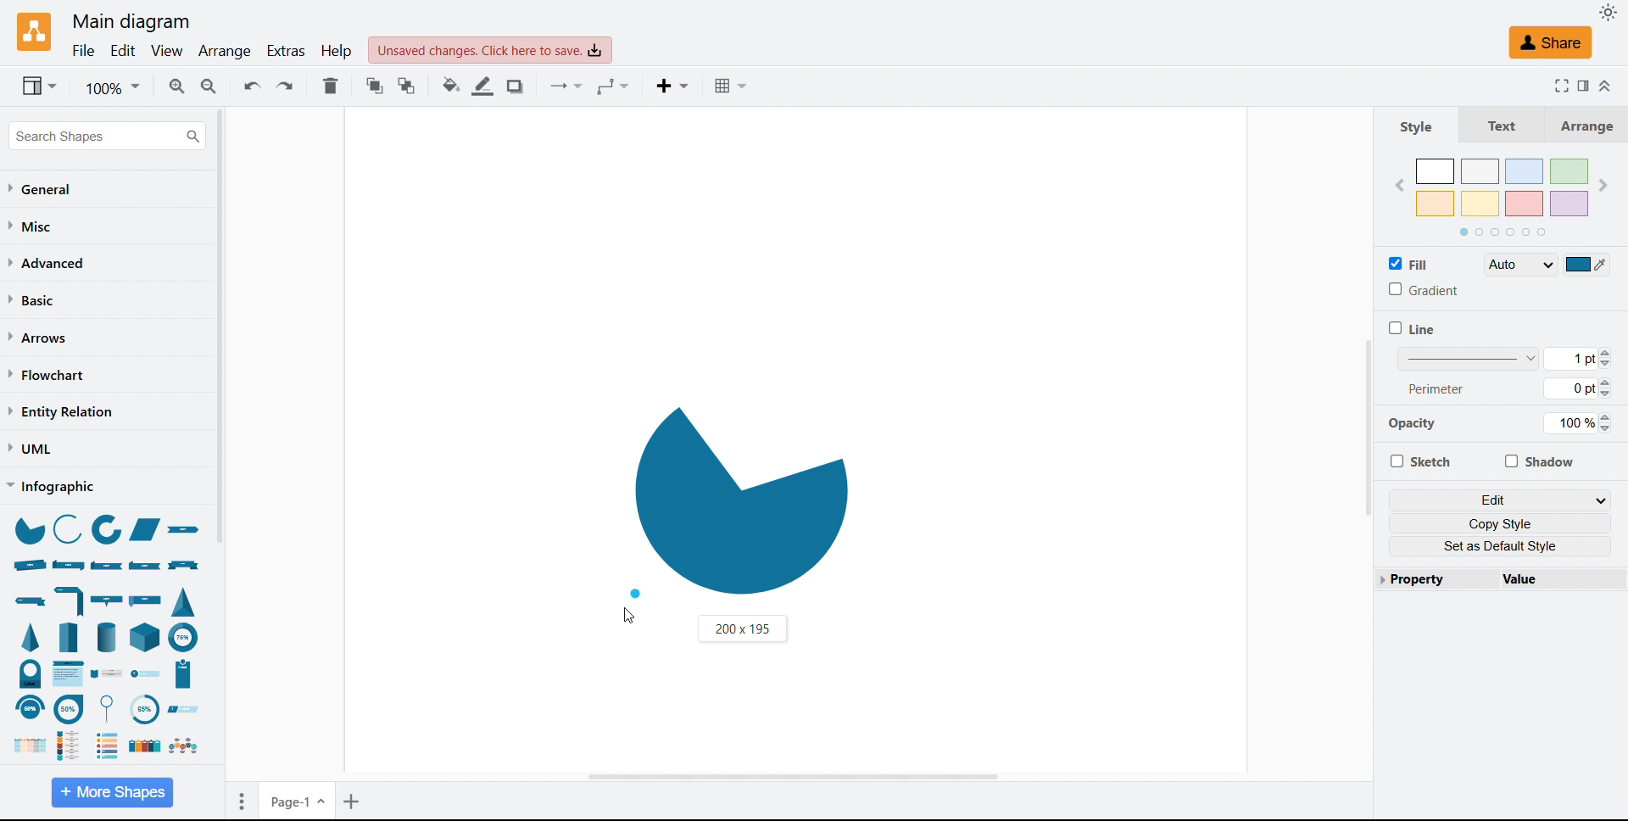 The image size is (1628, 821). Describe the element at coordinates (36, 33) in the screenshot. I see `Logo ` at that location.